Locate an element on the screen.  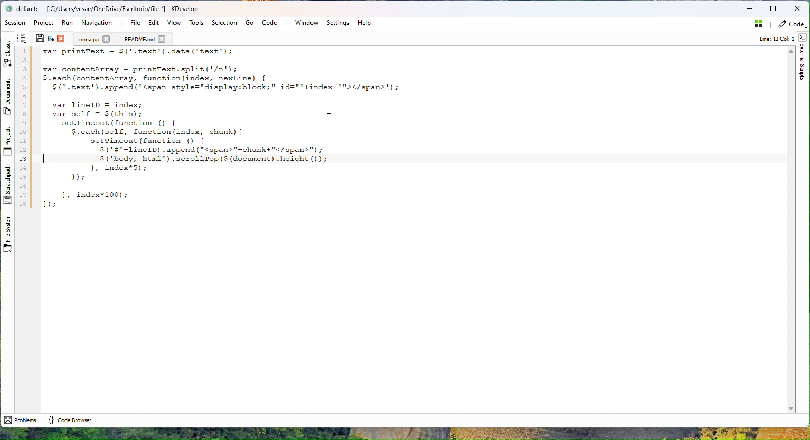
External scripts is located at coordinates (803, 57).